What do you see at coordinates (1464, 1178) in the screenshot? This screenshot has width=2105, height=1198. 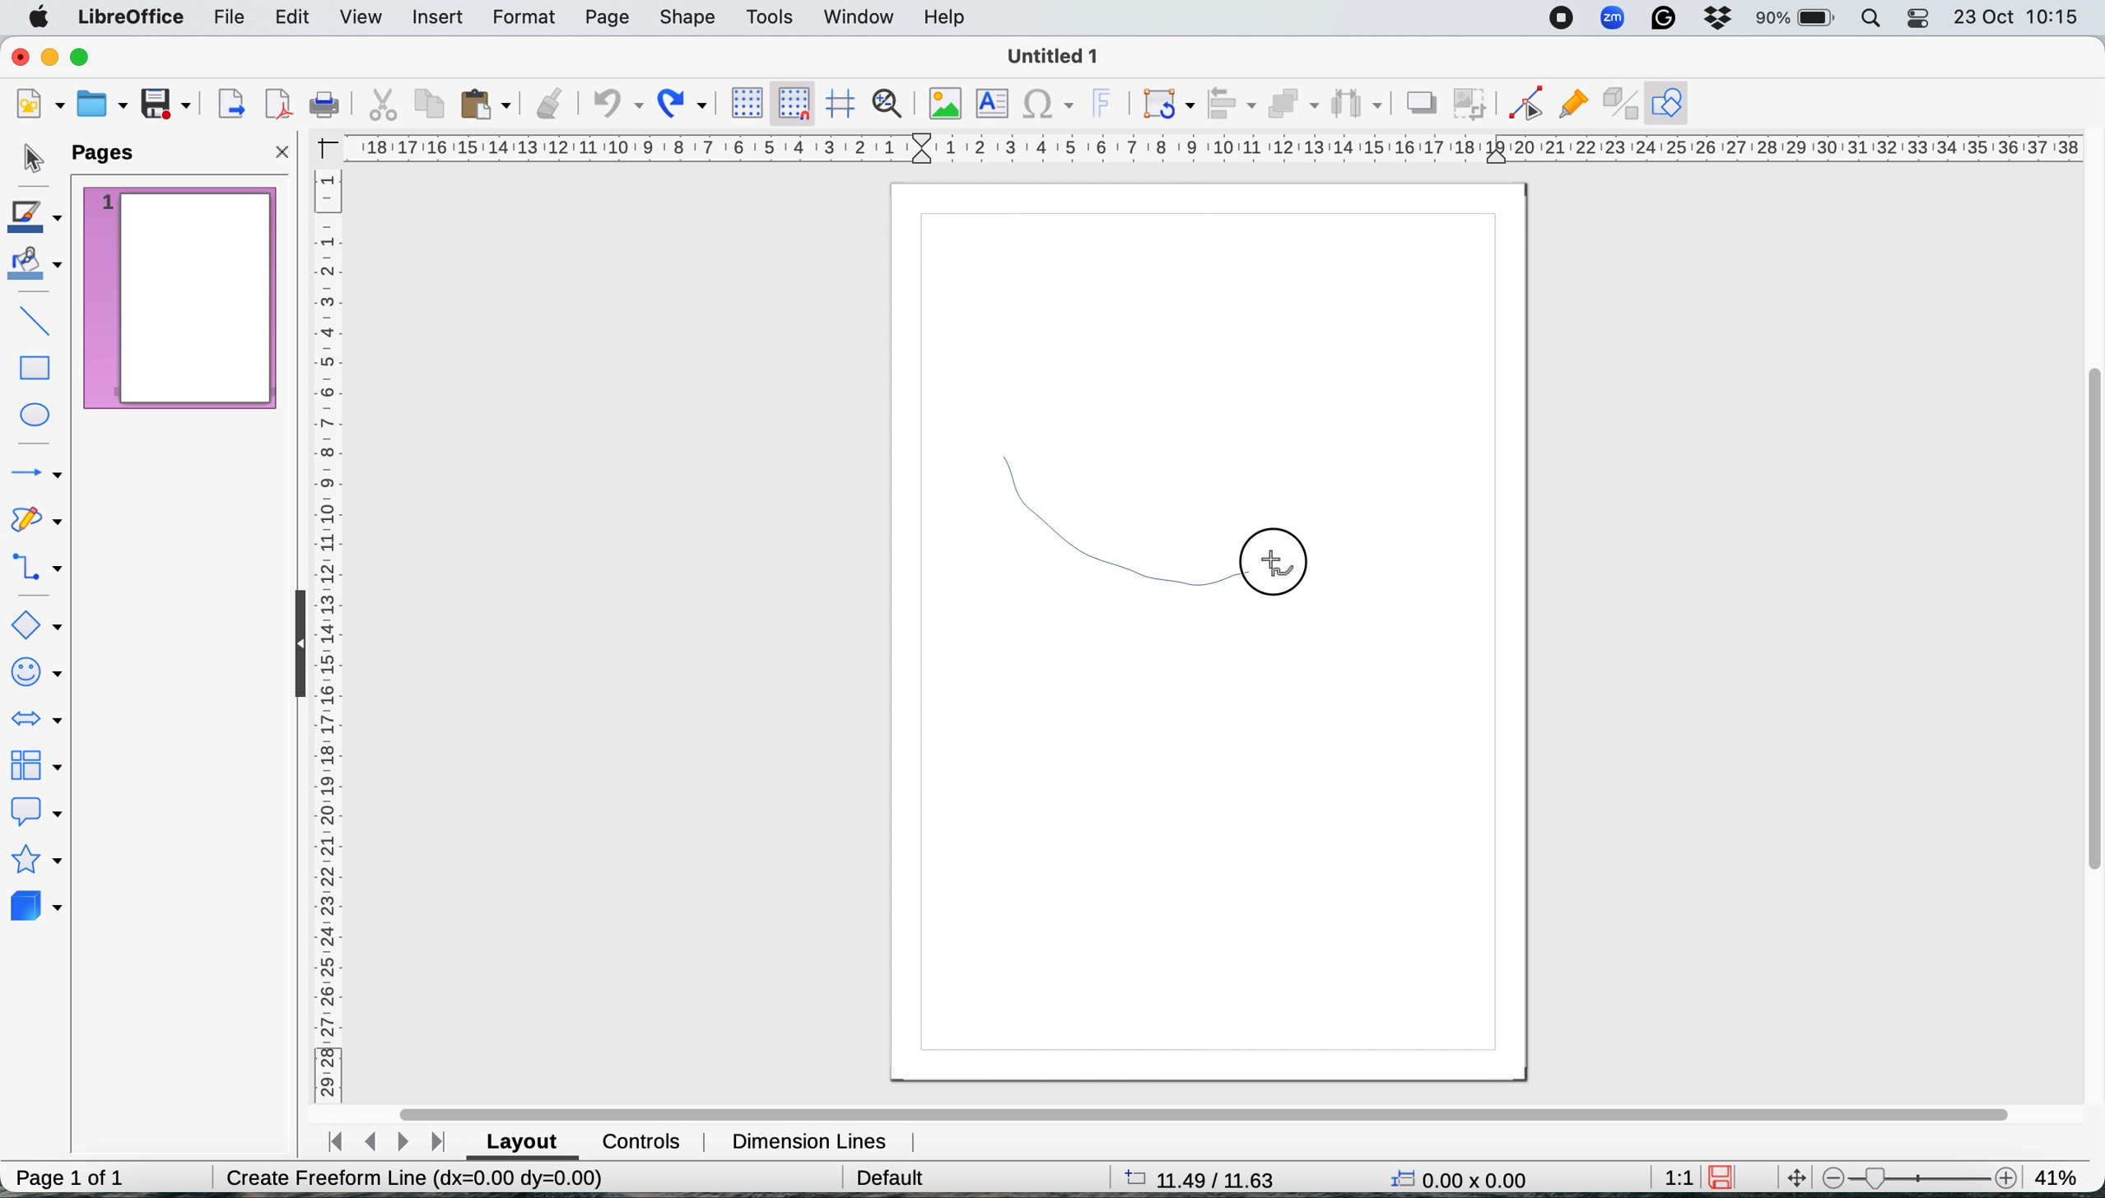 I see `x y coordinates` at bounding box center [1464, 1178].